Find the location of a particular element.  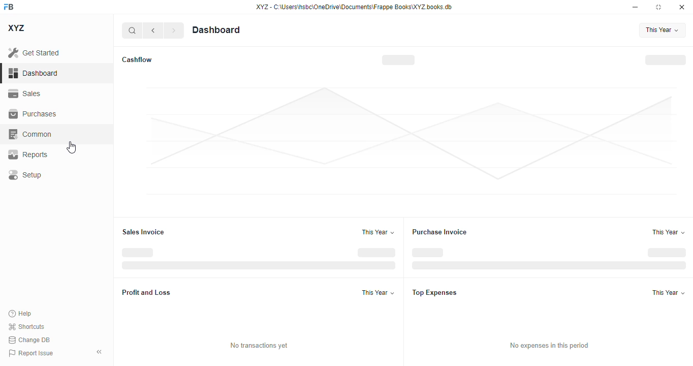

cashflow is located at coordinates (138, 59).